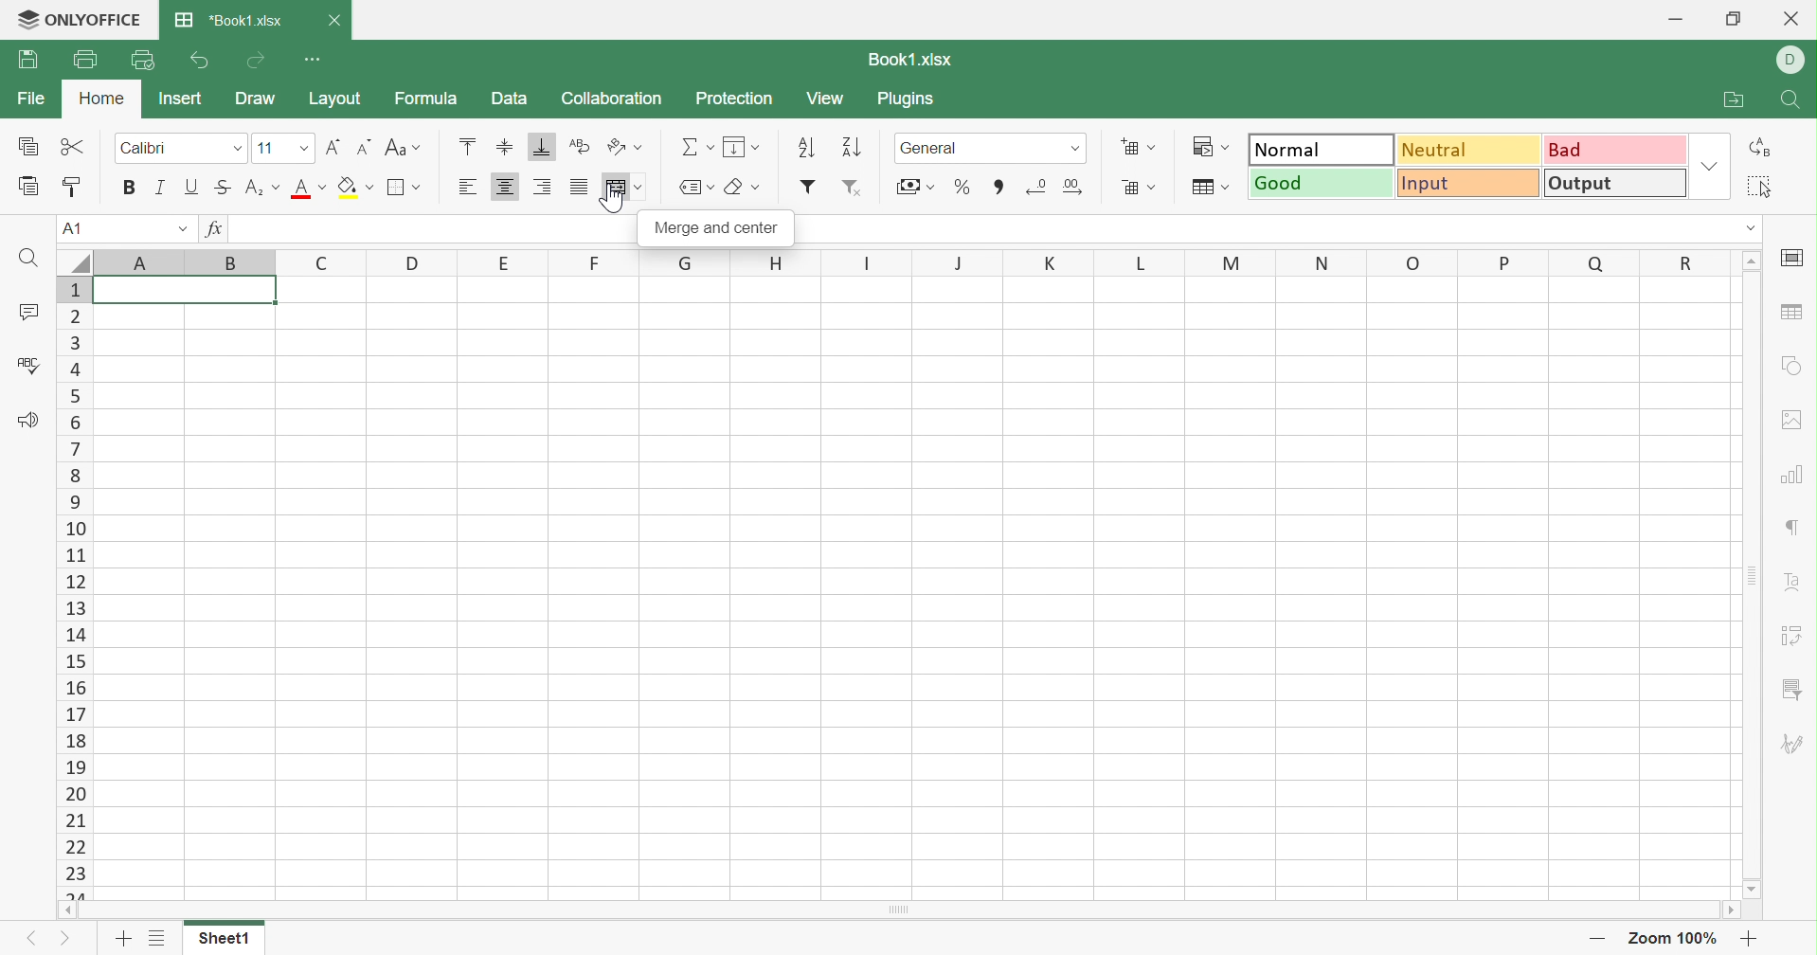 This screenshot has width=1817, height=955. Describe the element at coordinates (734, 100) in the screenshot. I see `Protection` at that location.